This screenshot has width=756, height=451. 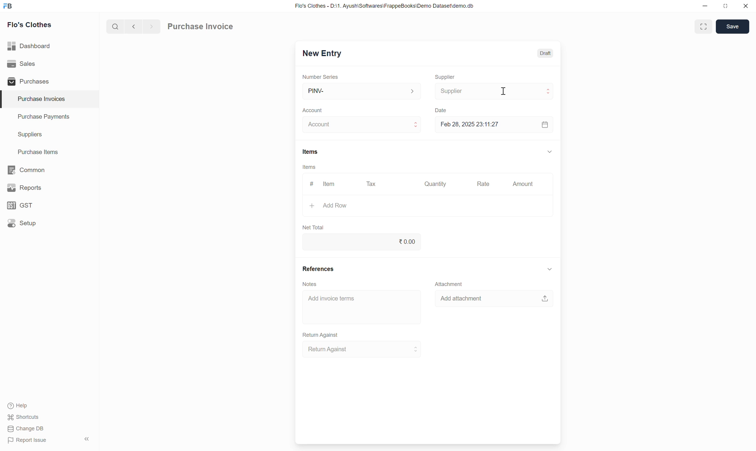 What do you see at coordinates (362, 307) in the screenshot?
I see `Add invoice terms` at bounding box center [362, 307].